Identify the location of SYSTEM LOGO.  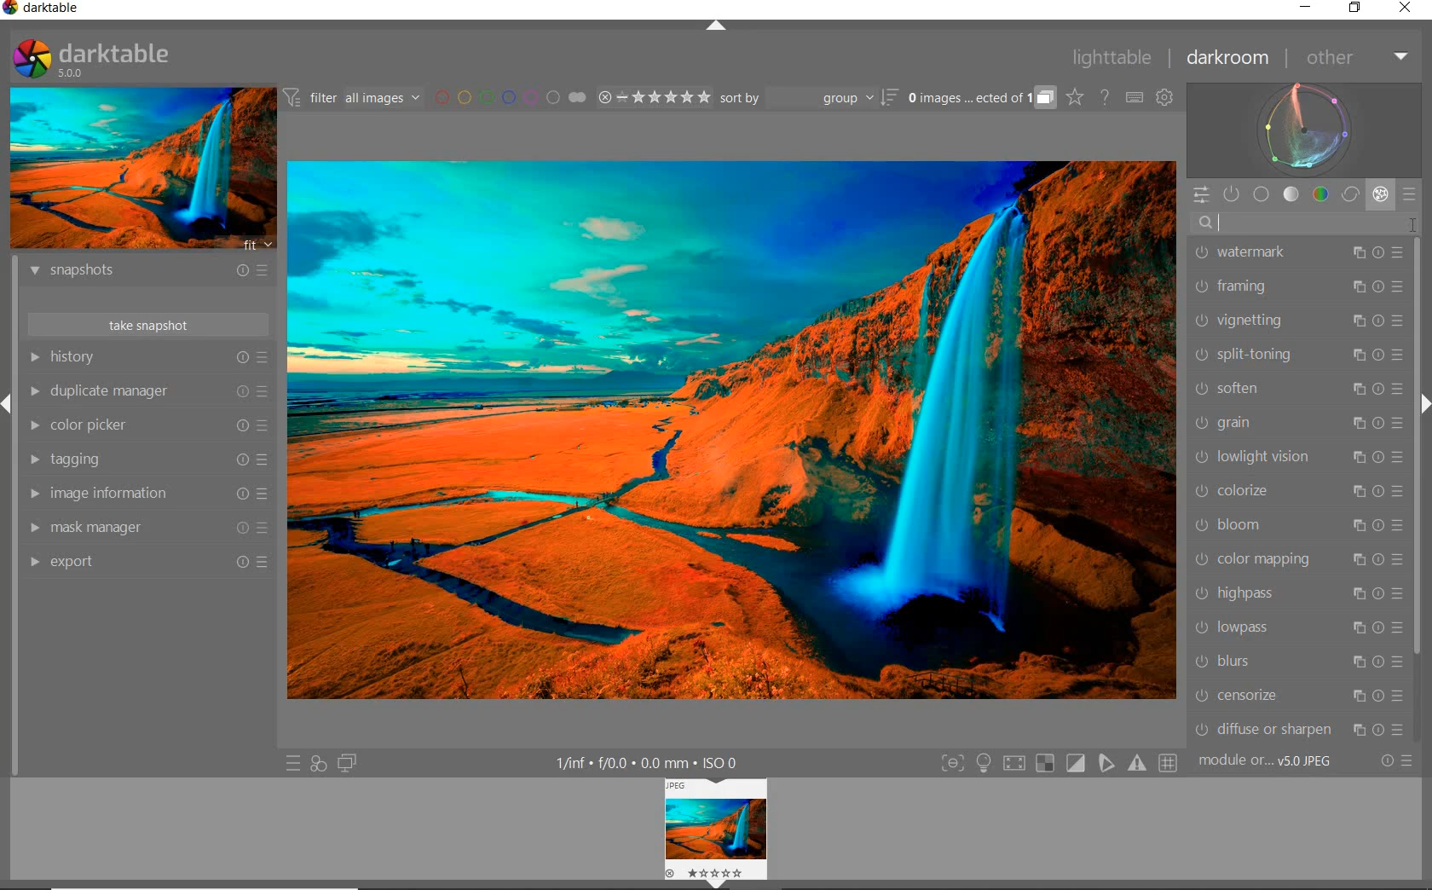
(92, 59).